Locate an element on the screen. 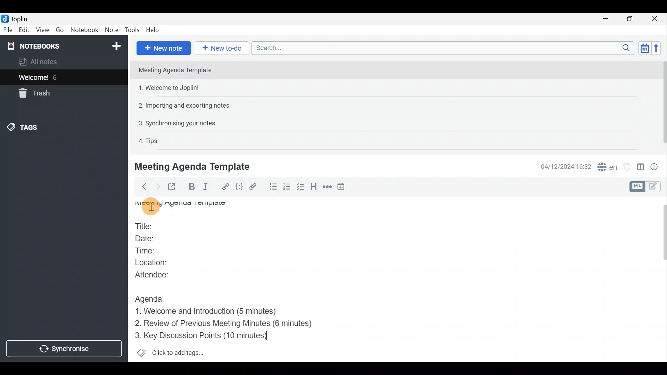 The image size is (667, 375). 1. Welcome and Introduction (5 minutes) is located at coordinates (216, 312).